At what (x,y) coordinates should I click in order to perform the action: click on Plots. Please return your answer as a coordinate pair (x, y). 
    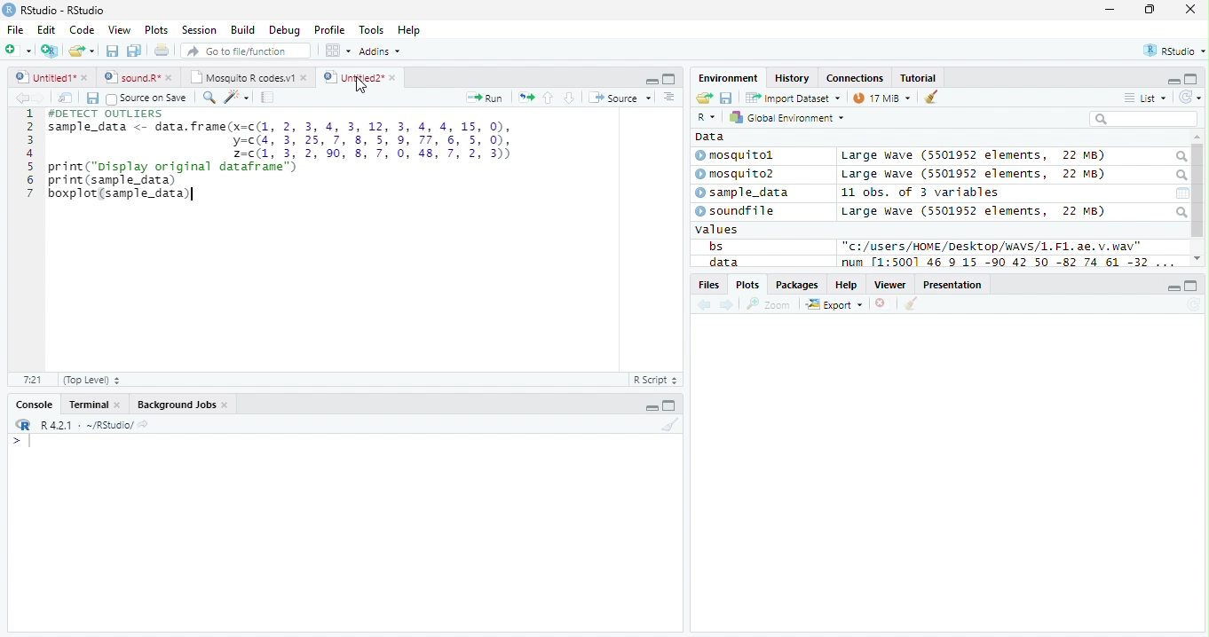
    Looking at the image, I should click on (747, 285).